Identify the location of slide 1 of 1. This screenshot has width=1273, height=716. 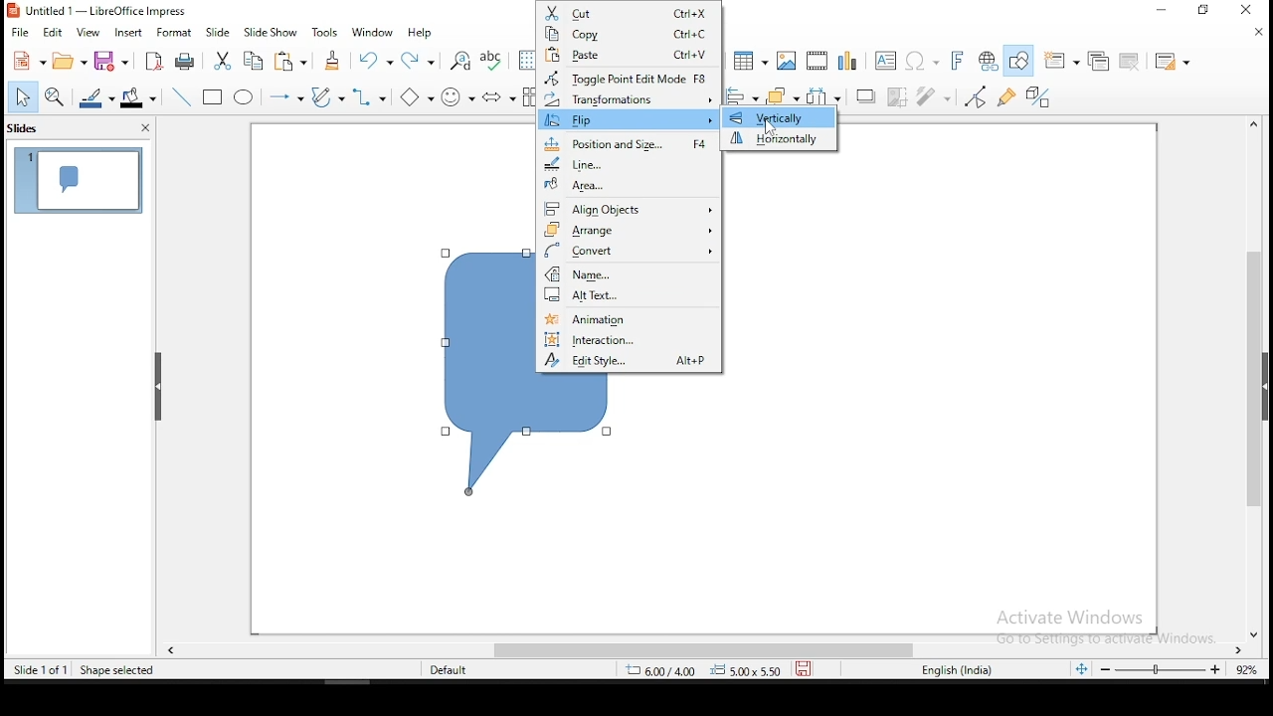
(36, 670).